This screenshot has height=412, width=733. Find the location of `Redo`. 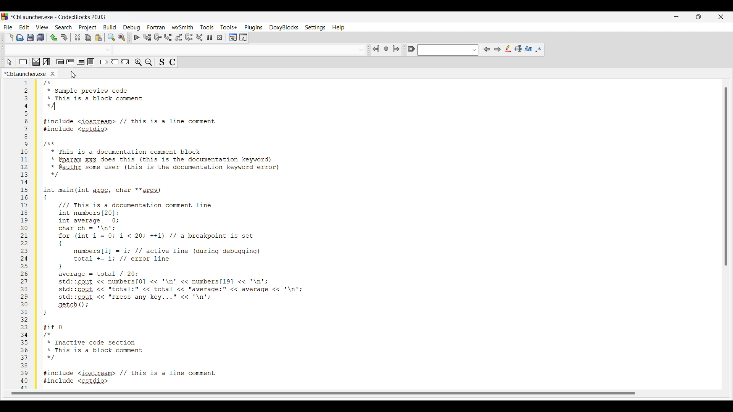

Redo is located at coordinates (64, 37).